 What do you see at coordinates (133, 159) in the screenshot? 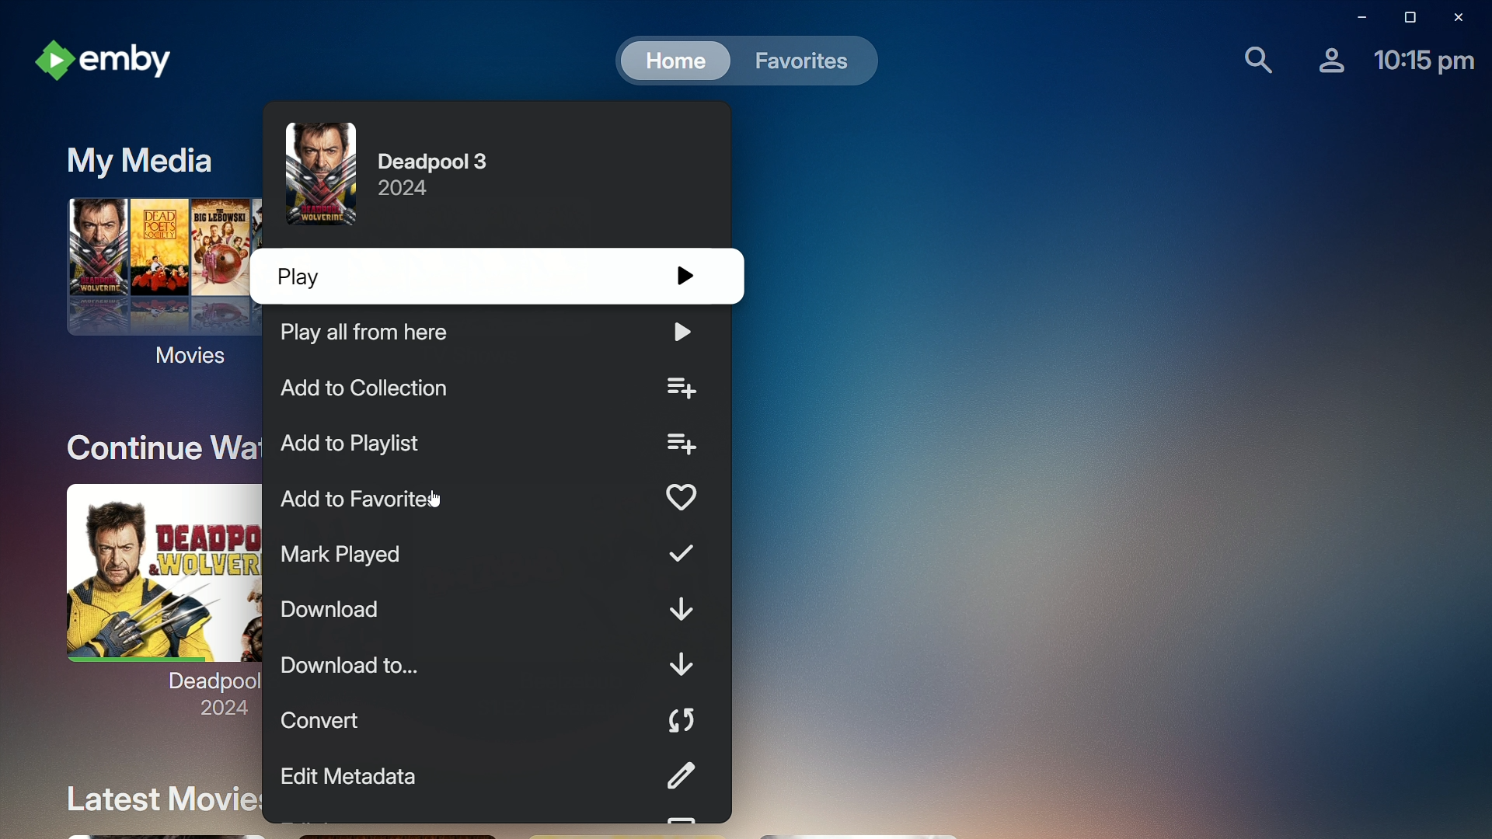
I see `My Media` at bounding box center [133, 159].